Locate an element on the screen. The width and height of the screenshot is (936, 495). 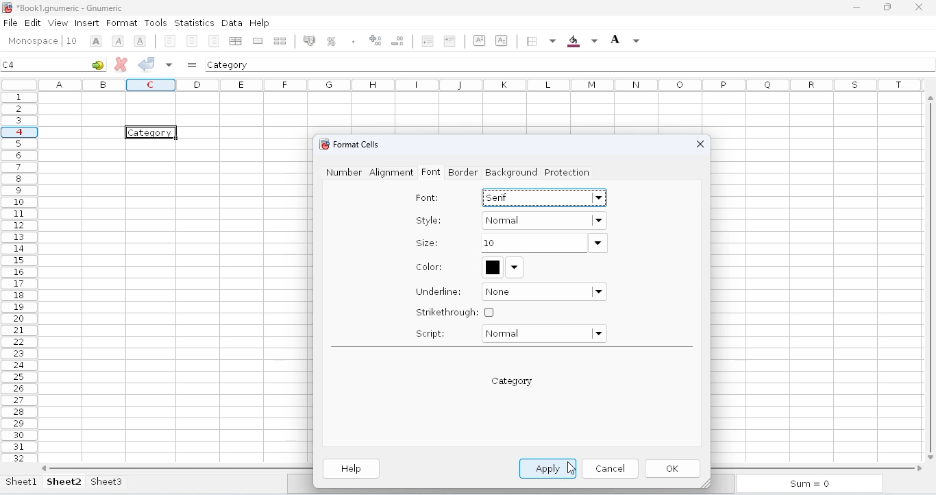
accept change is located at coordinates (147, 63).